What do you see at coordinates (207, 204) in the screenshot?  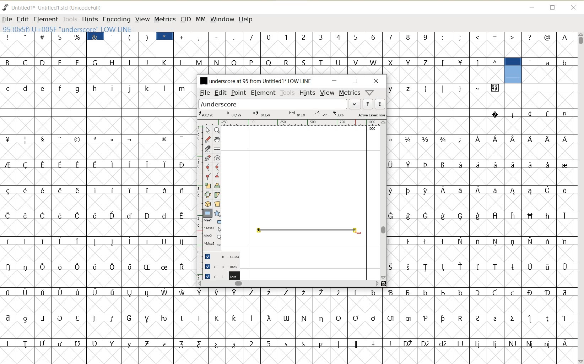 I see `rotate the selection in 3D and project back to plane` at bounding box center [207, 204].